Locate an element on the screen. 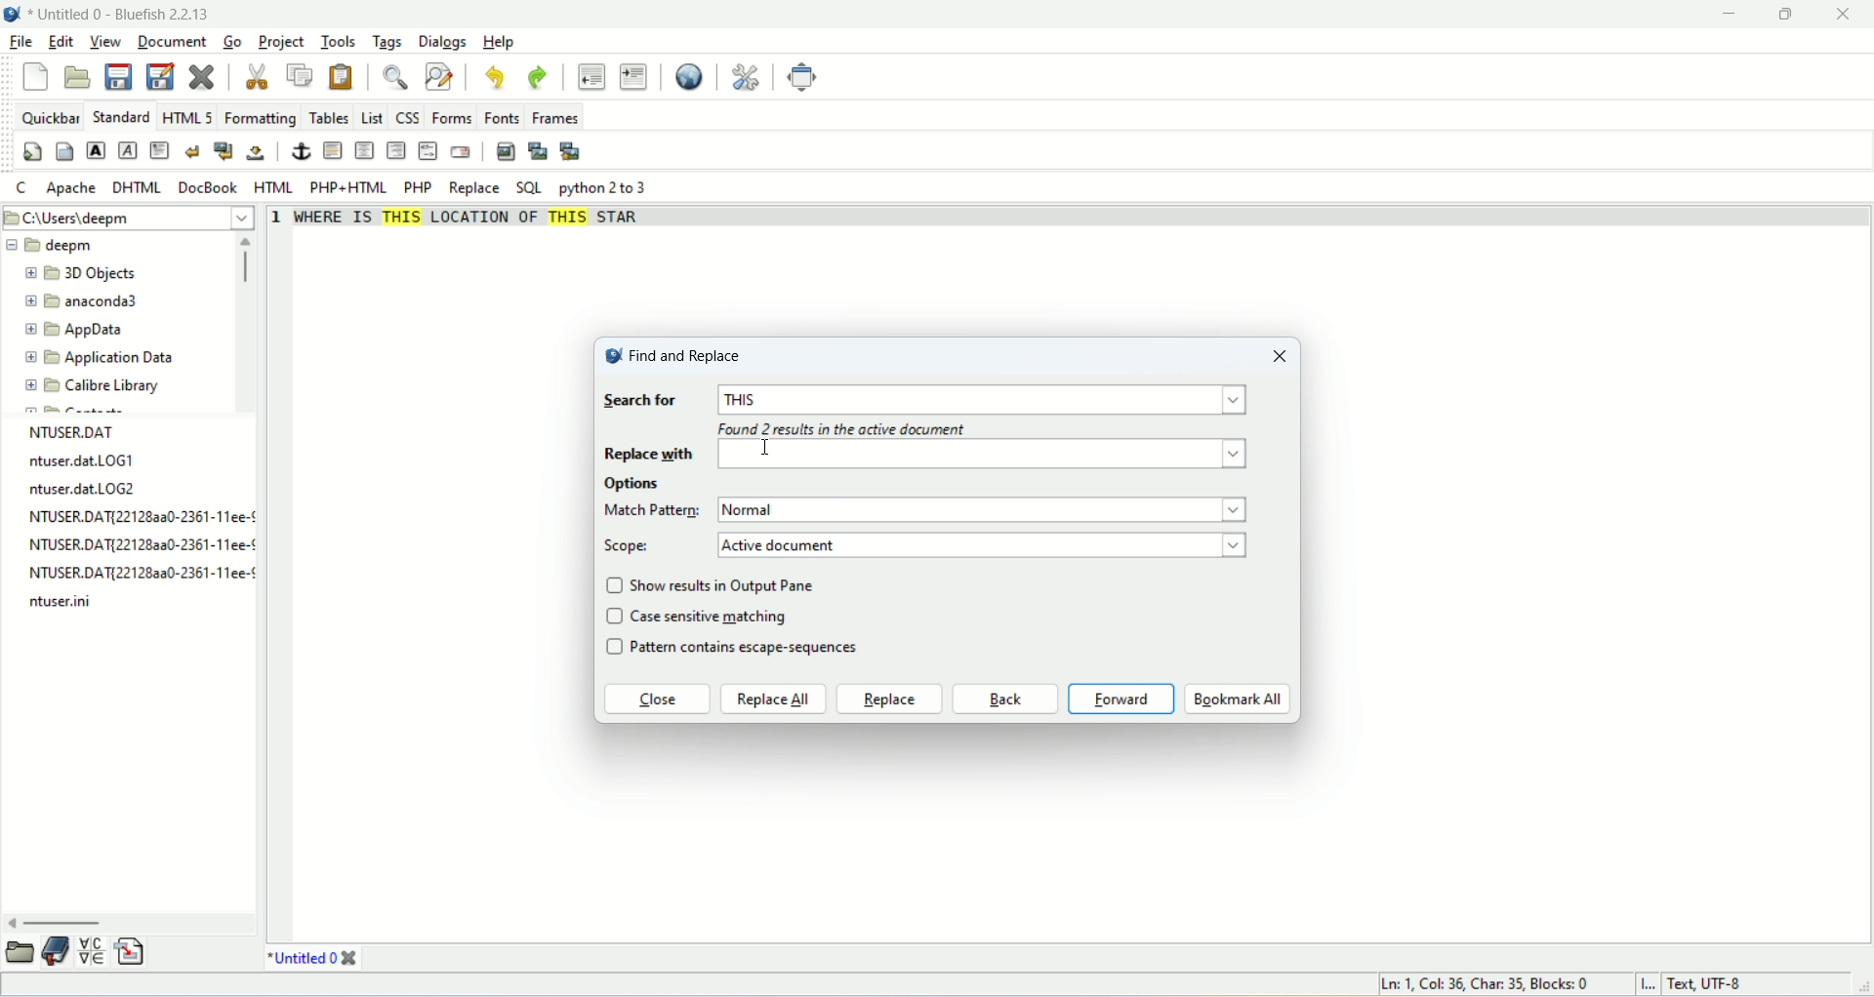 This screenshot has height=997, width=1874. new file is located at coordinates (38, 77).